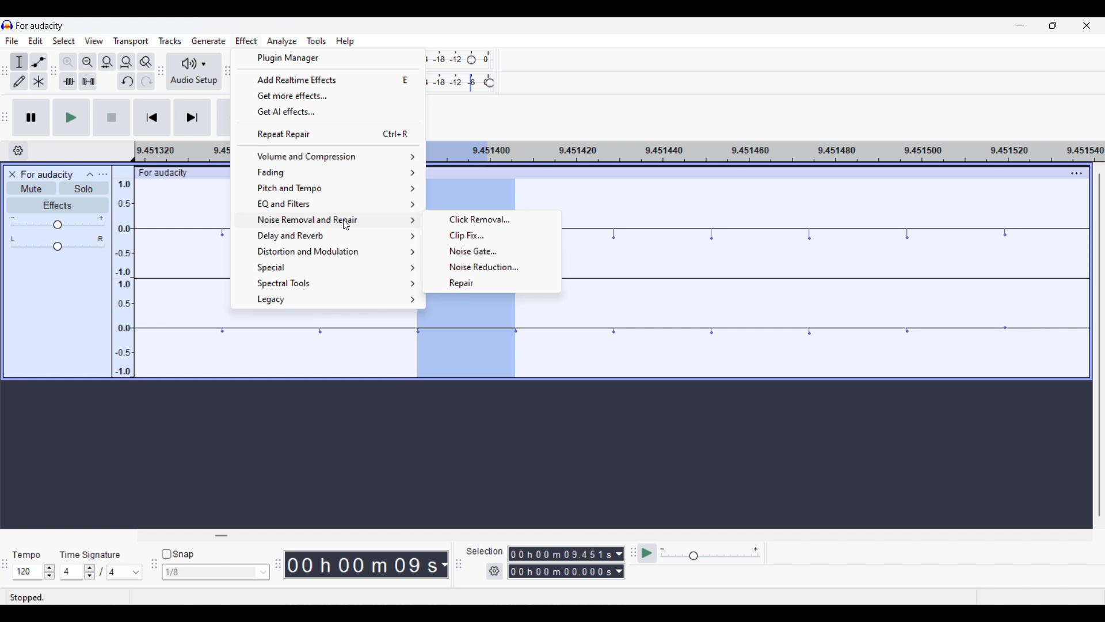 The image size is (1105, 622). What do you see at coordinates (171, 173) in the screenshot?
I see `For audacity` at bounding box center [171, 173].